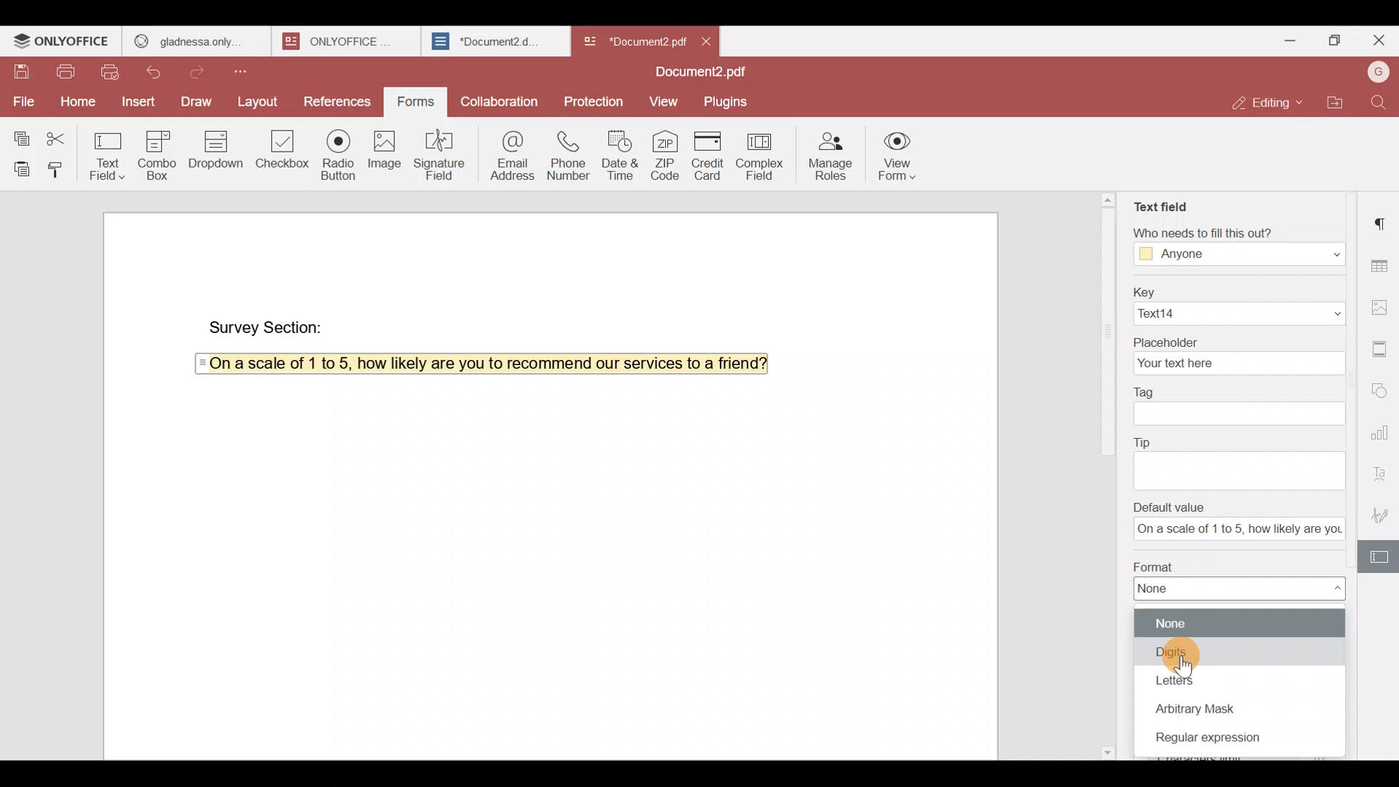  What do you see at coordinates (337, 152) in the screenshot?
I see `Radio` at bounding box center [337, 152].